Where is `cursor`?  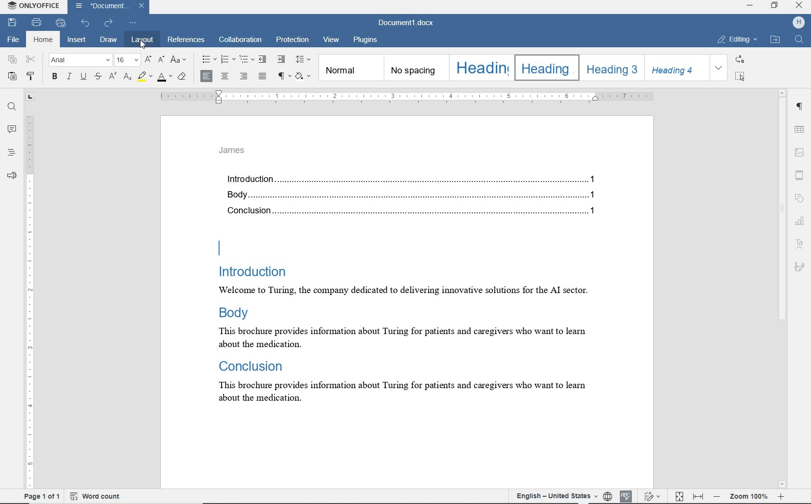
cursor is located at coordinates (144, 46).